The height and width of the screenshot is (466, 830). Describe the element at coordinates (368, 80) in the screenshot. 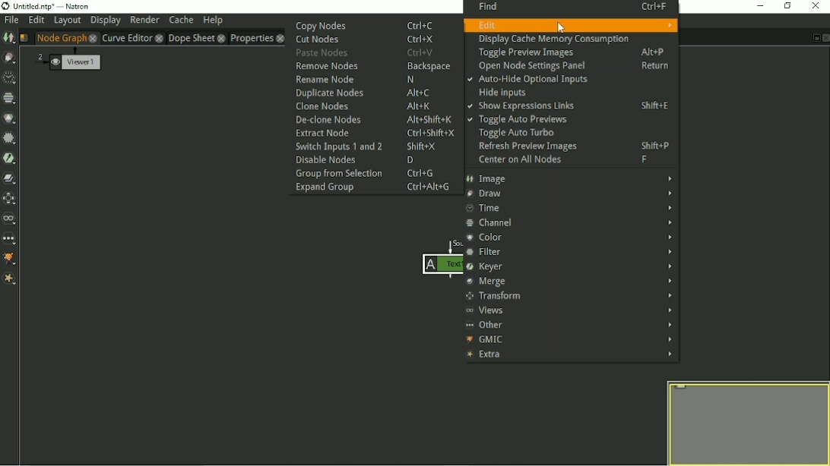

I see `Rename Node` at that location.